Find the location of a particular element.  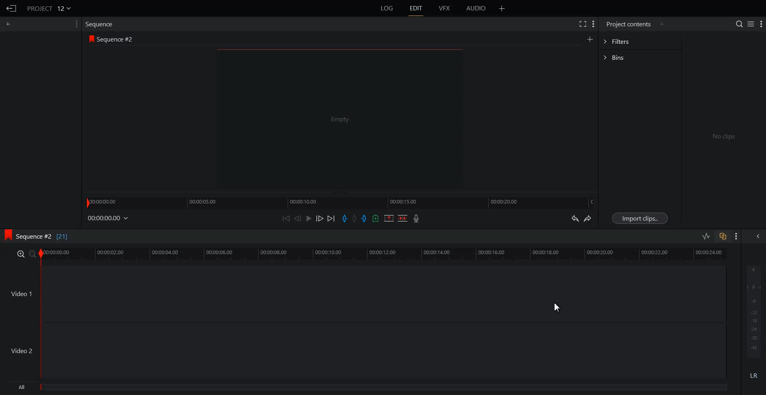

Audio Output level is located at coordinates (752, 311).